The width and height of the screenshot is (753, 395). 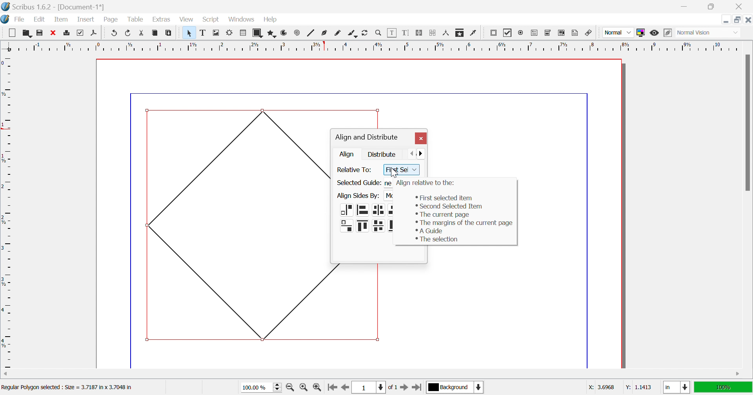 I want to click on Copy, so click(x=155, y=33).